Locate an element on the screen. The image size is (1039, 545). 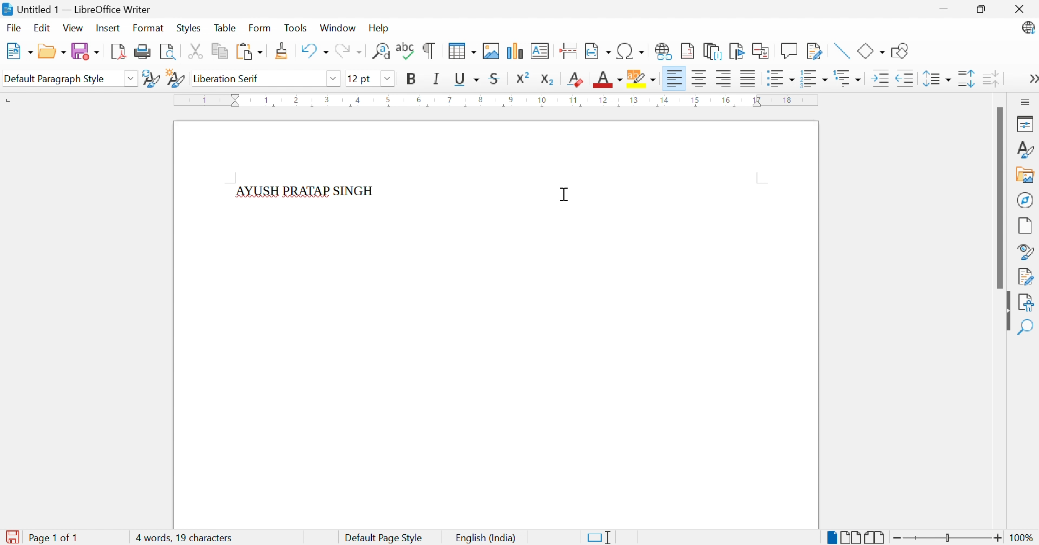
New is located at coordinates (18, 51).